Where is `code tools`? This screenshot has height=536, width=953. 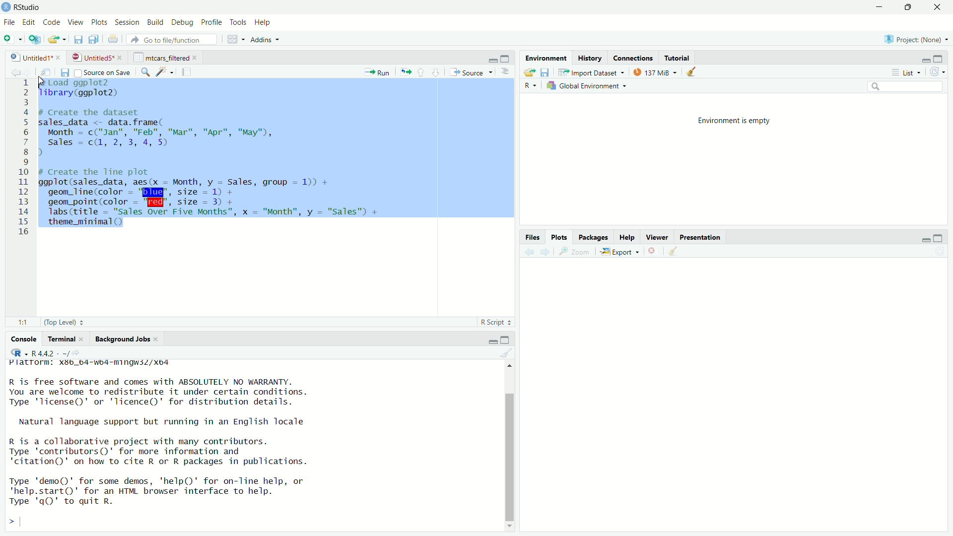
code tools is located at coordinates (166, 71).